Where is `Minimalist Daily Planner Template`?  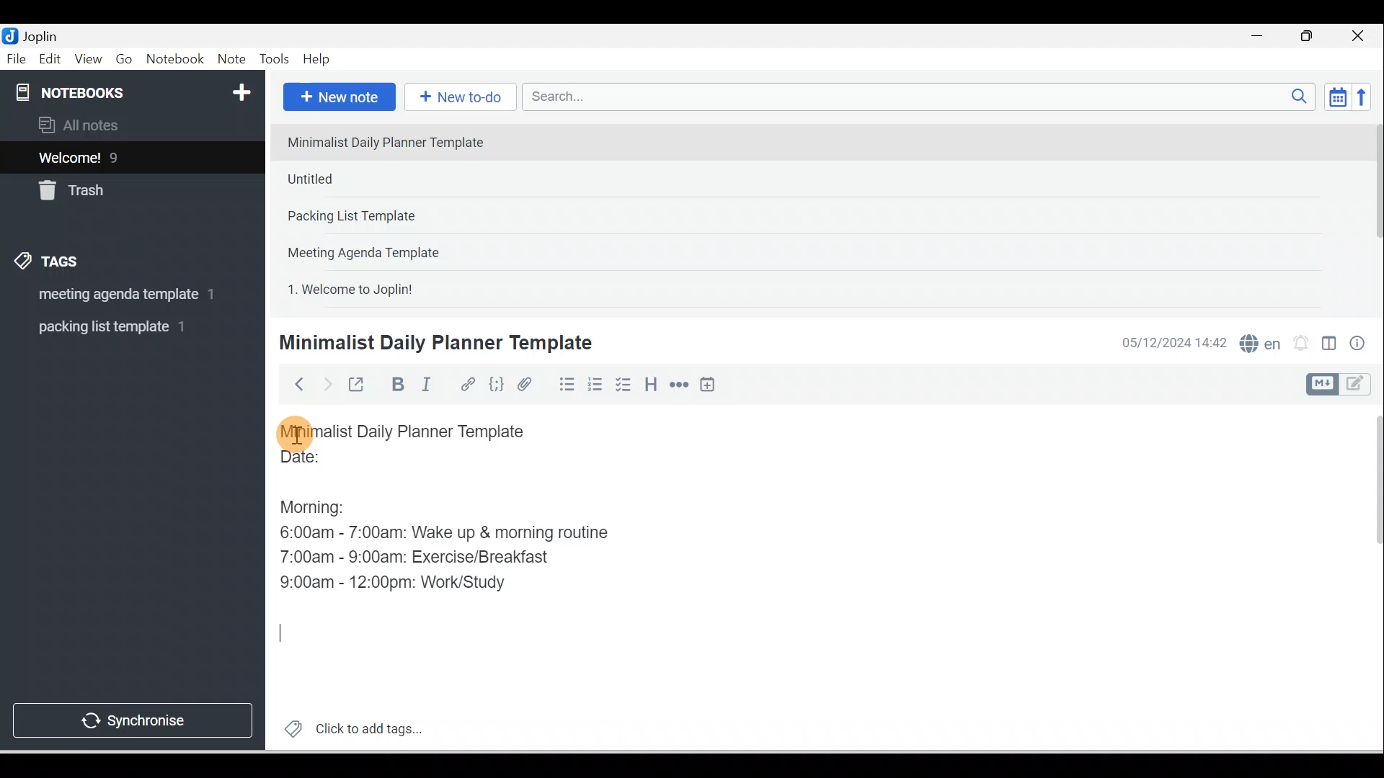
Minimalist Daily Planner Template is located at coordinates (417, 432).